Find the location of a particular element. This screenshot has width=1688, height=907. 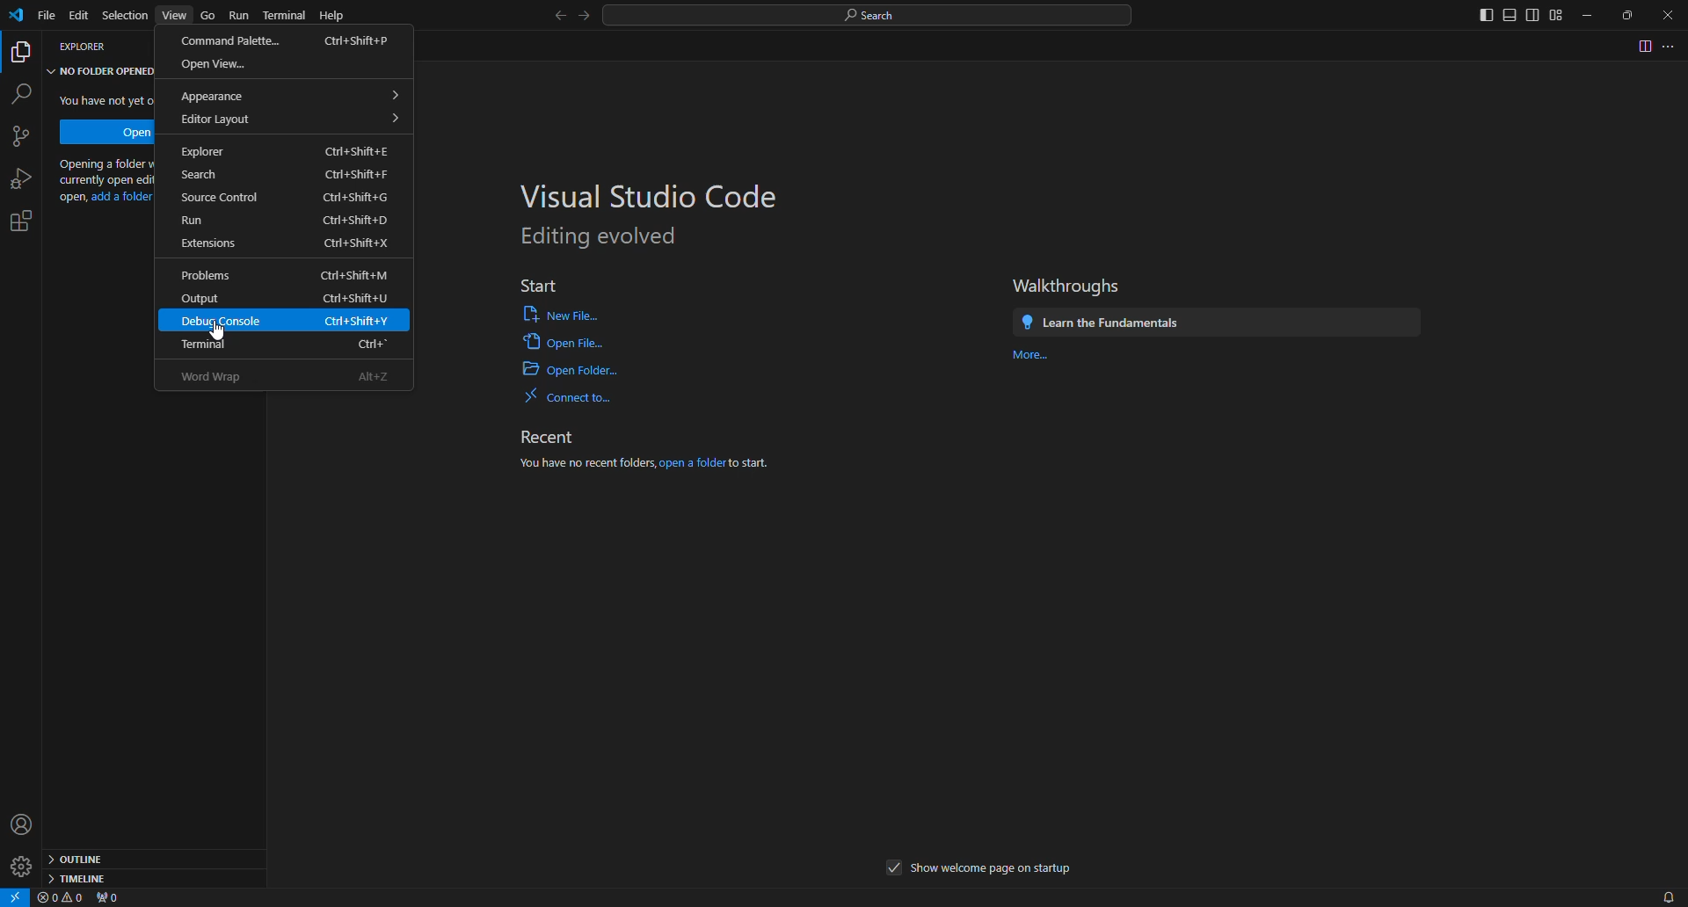

Connect to is located at coordinates (566, 395).